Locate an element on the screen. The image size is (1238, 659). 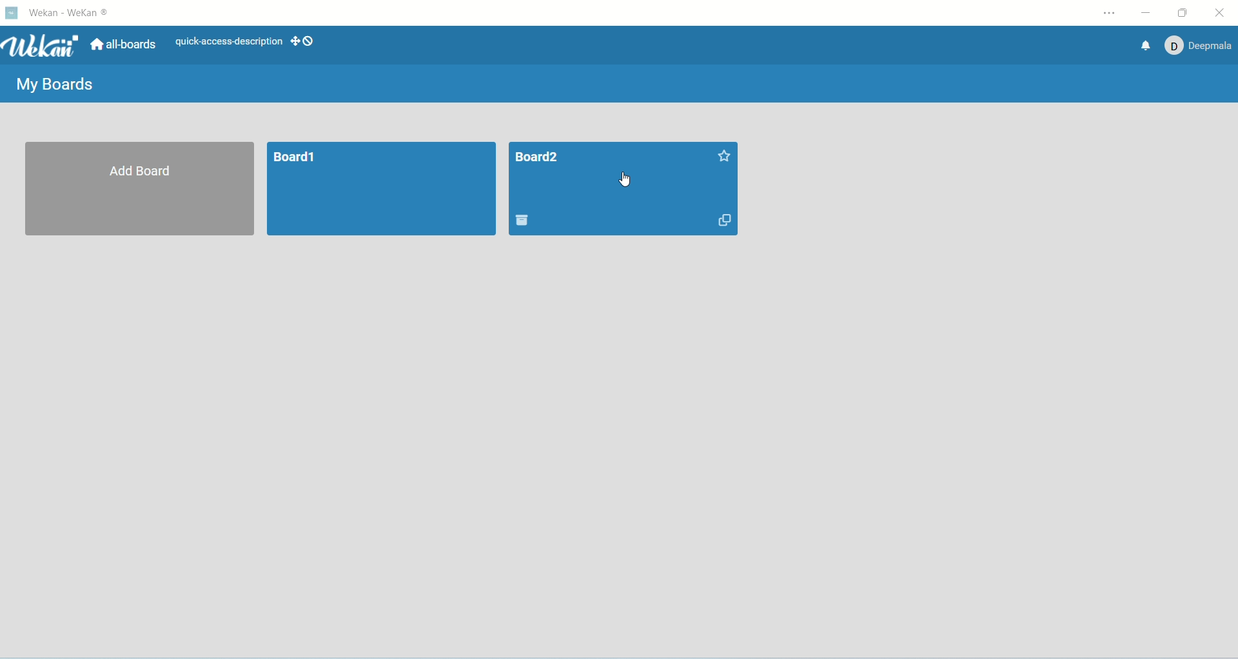
title is located at coordinates (538, 157).